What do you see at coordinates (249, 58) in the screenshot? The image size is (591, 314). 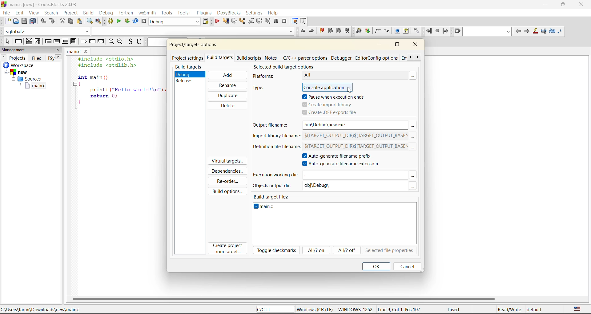 I see `build scripts` at bounding box center [249, 58].